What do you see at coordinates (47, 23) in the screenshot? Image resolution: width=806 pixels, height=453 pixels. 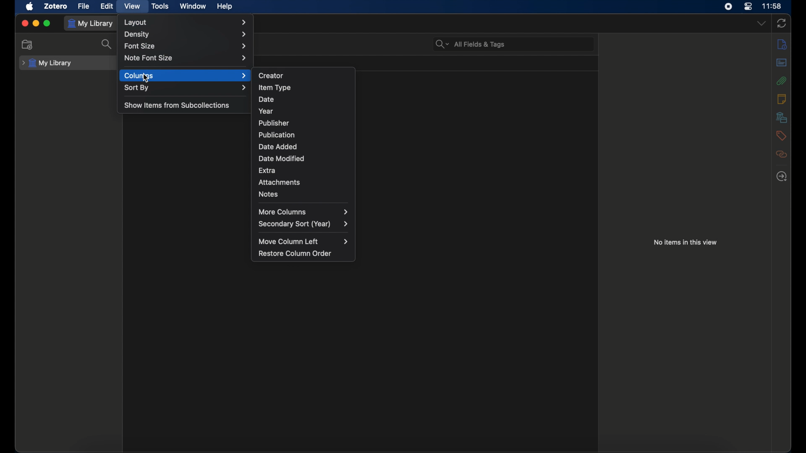 I see `maximize` at bounding box center [47, 23].